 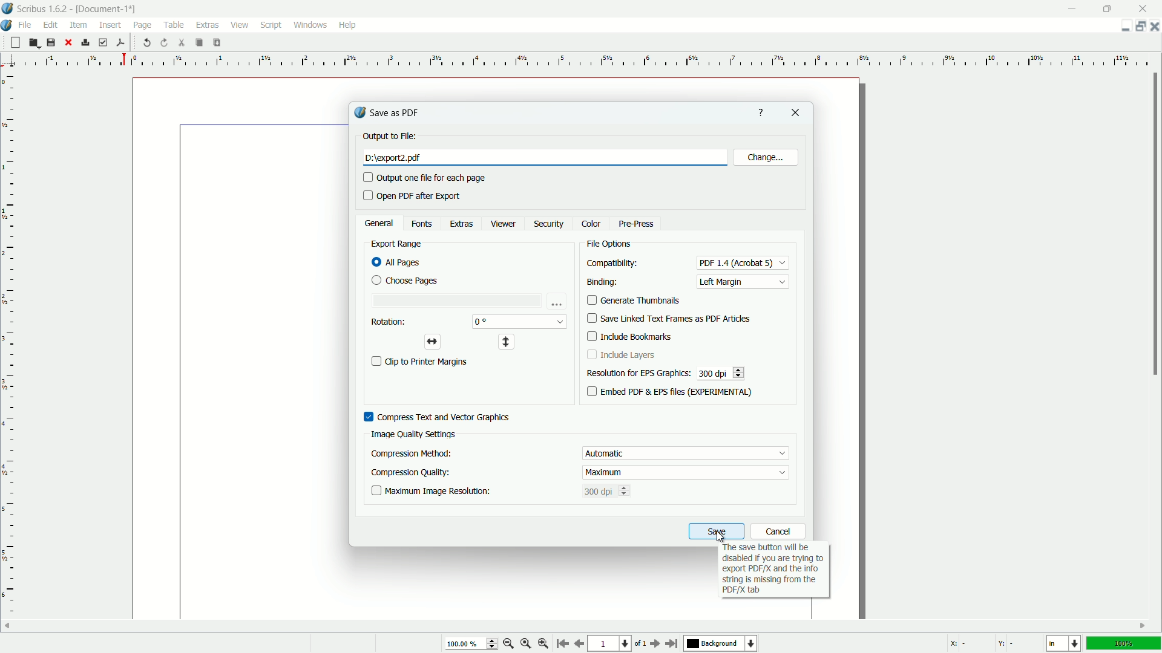 I want to click on text, so click(x=775, y=570).